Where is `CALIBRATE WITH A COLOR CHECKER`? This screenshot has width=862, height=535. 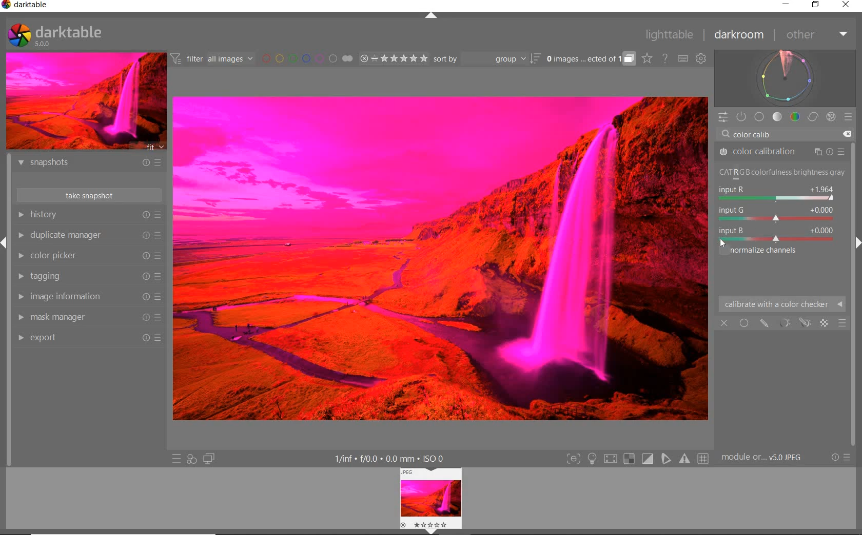 CALIBRATE WITH A COLOR CHECKER is located at coordinates (782, 304).